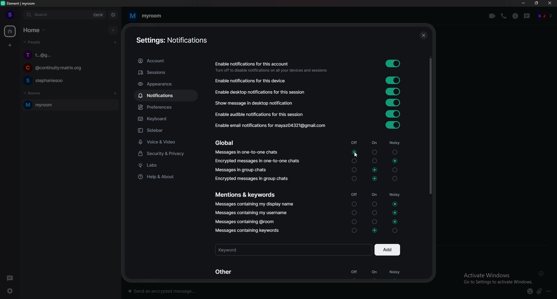  I want to click on start chat, so click(115, 43).